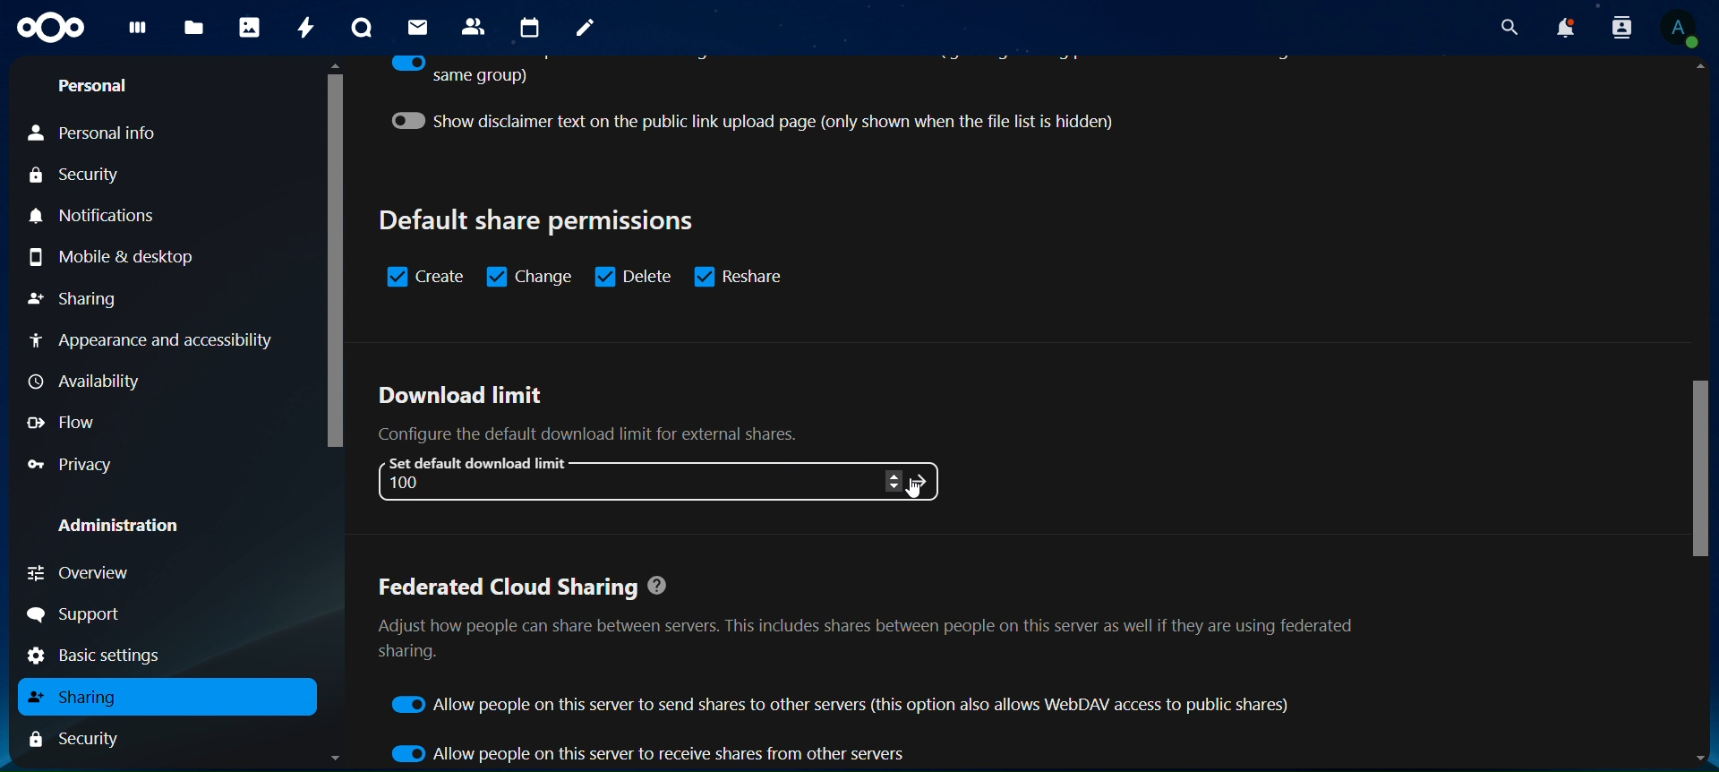 Image resolution: width=1719 pixels, height=772 pixels. I want to click on Scrollbar, so click(1701, 414).